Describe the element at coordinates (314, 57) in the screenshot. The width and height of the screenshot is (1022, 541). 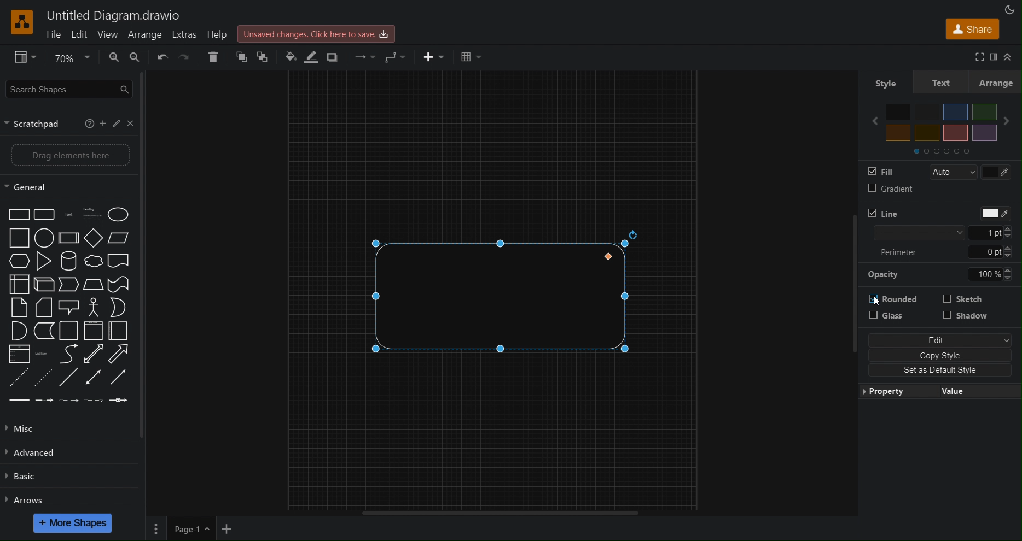
I see `Line Color` at that location.